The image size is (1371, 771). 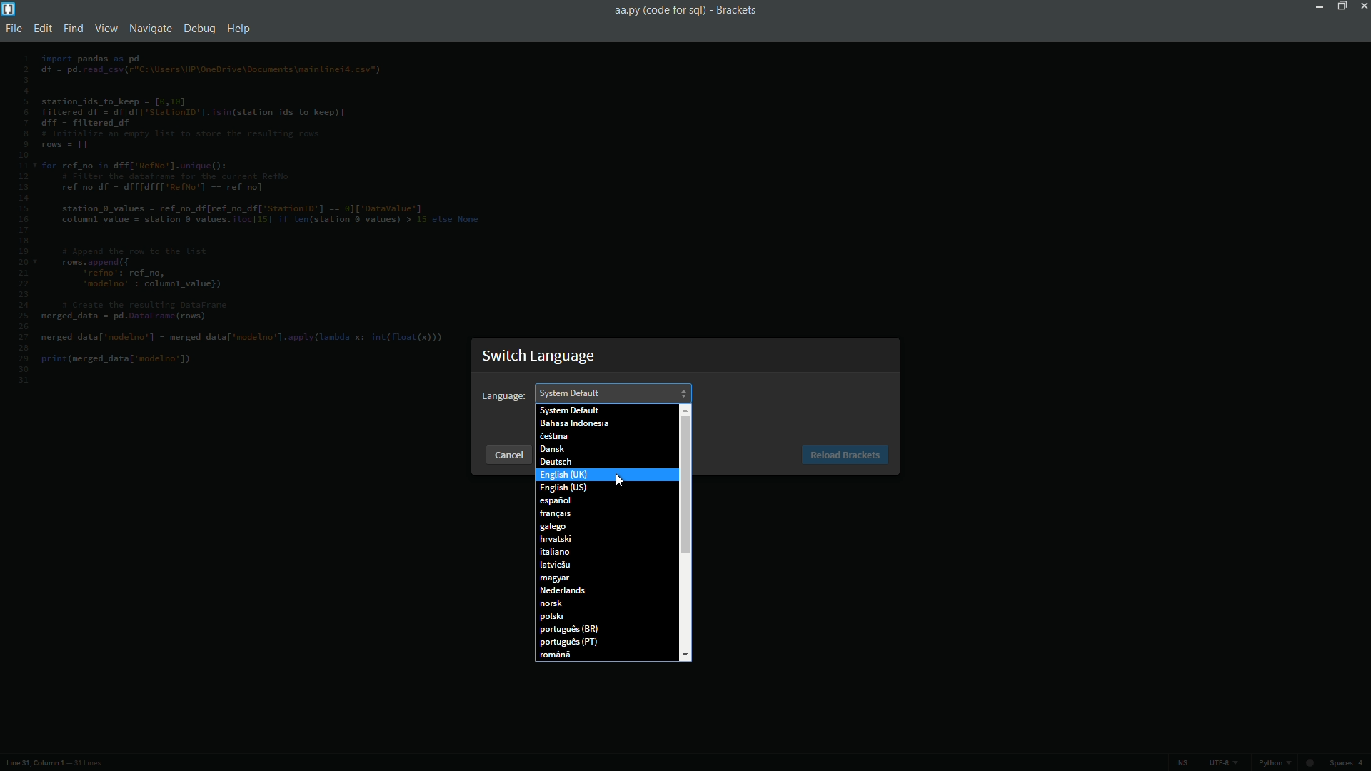 I want to click on language, so click(x=503, y=396).